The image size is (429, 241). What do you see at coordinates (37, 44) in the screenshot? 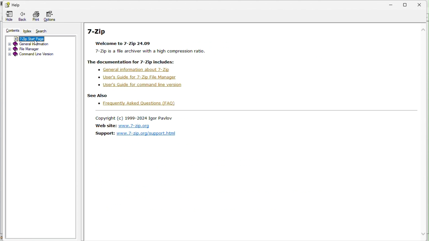
I see `General information` at bounding box center [37, 44].